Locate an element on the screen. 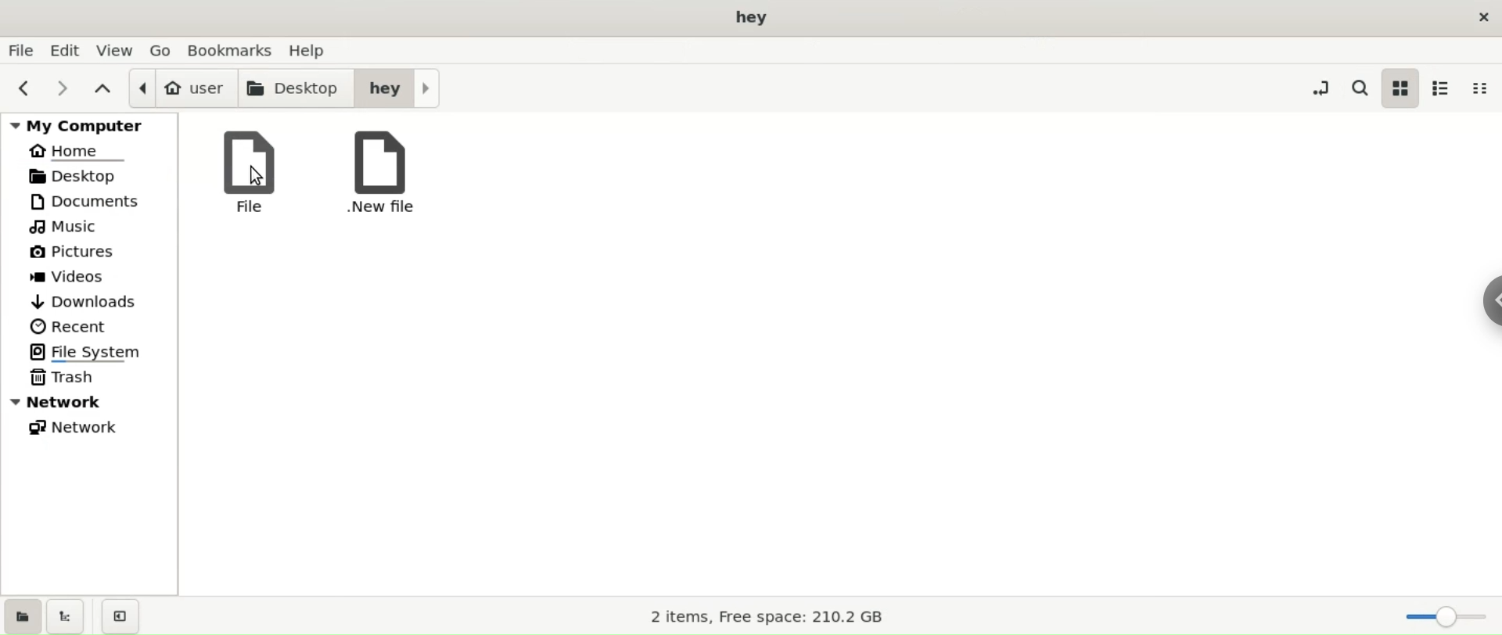 The image size is (1502, 635). storage is located at coordinates (771, 619).